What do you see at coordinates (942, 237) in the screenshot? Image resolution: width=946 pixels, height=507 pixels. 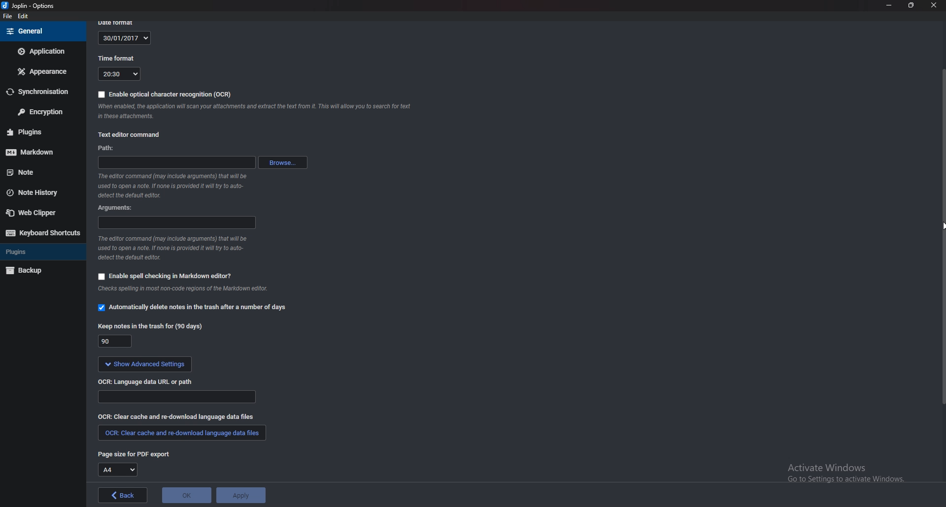 I see `Scroll bar` at bounding box center [942, 237].